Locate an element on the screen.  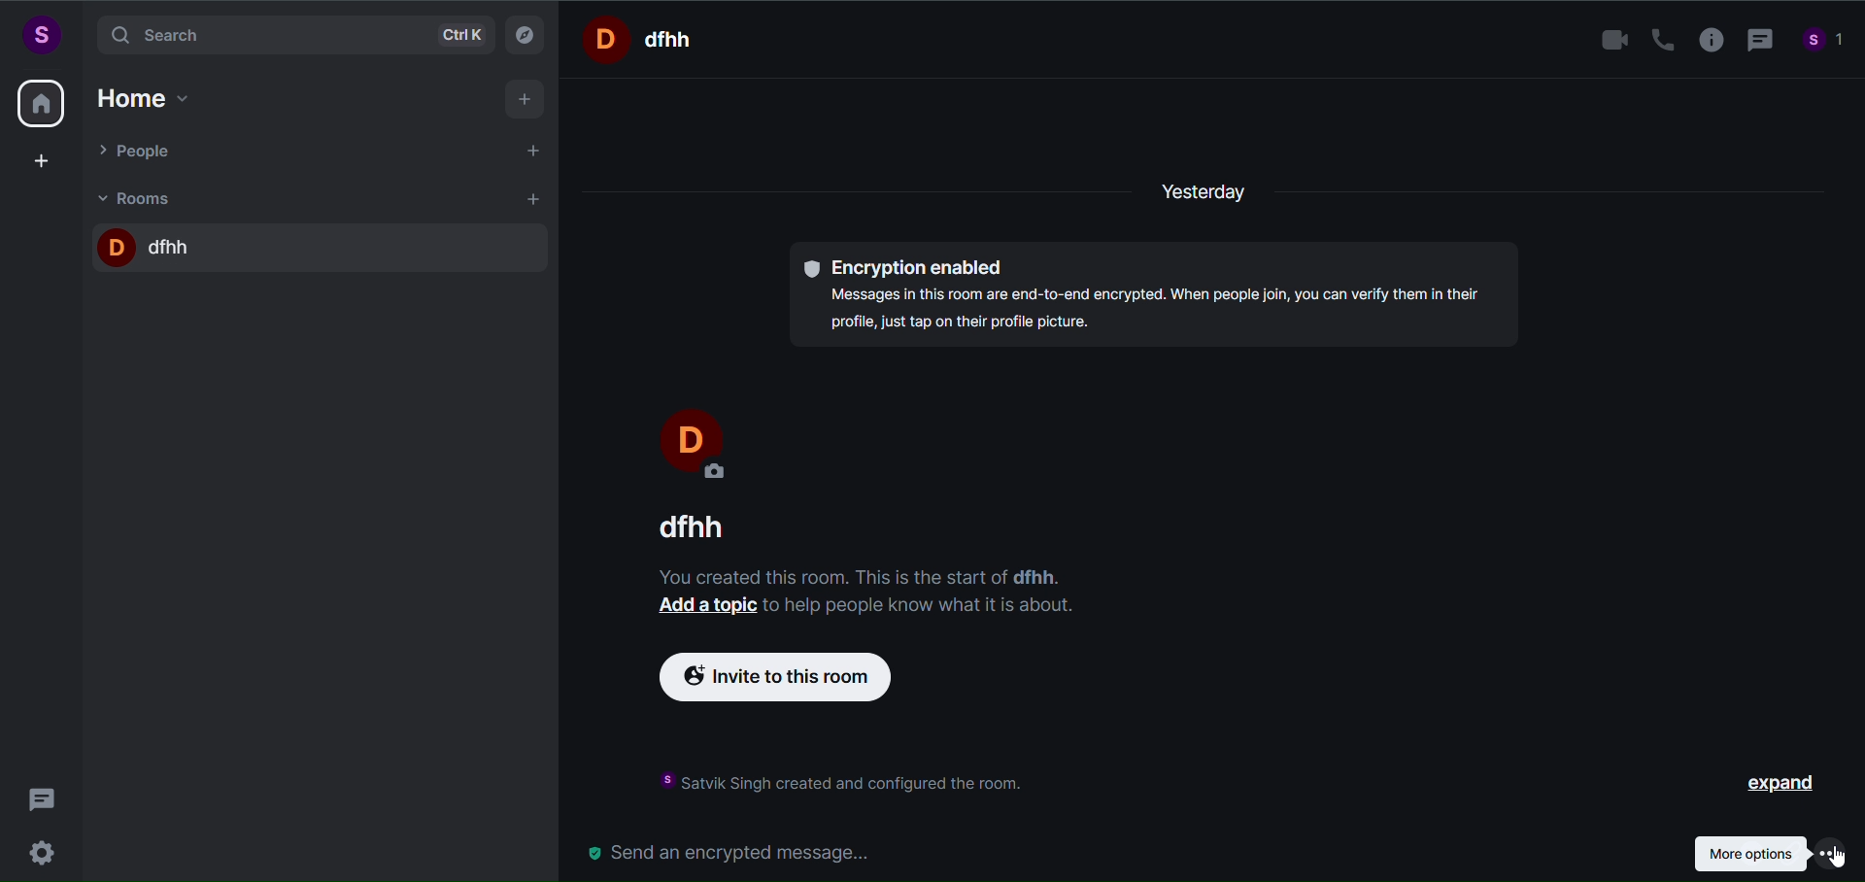
start chat is located at coordinates (535, 153).